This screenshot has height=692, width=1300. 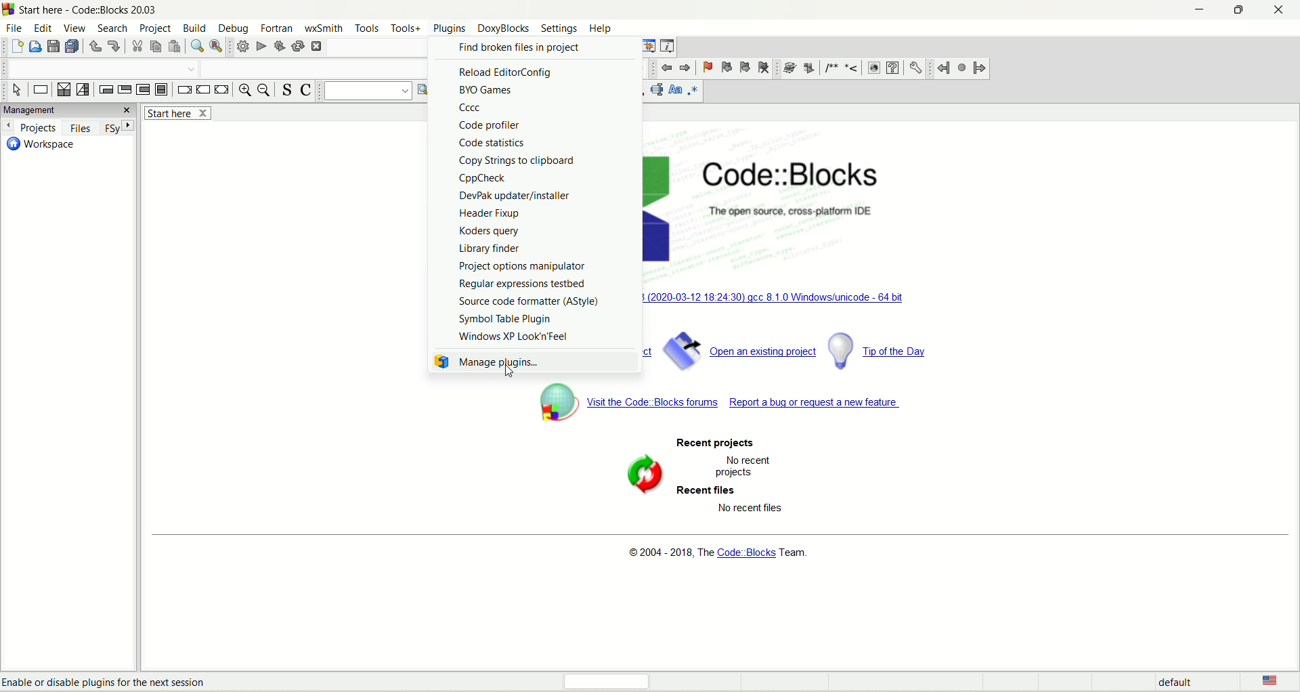 What do you see at coordinates (982, 68) in the screenshot?
I see `jump forward` at bounding box center [982, 68].